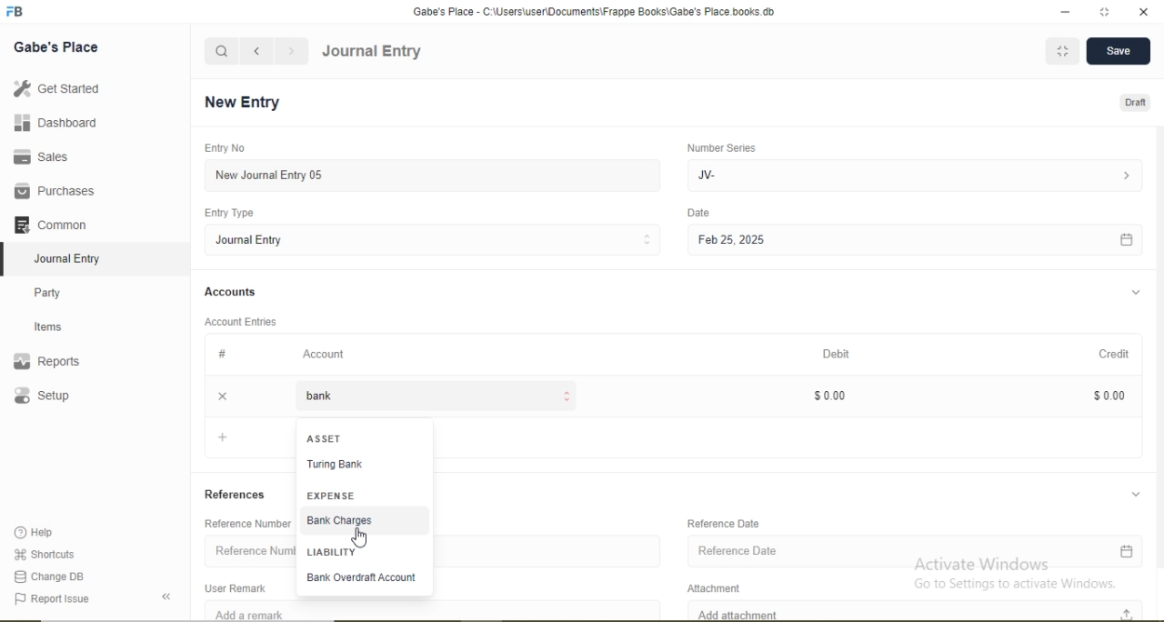 The height and width of the screenshot is (622, 1164). What do you see at coordinates (231, 213) in the screenshot?
I see `Entry Type` at bounding box center [231, 213].